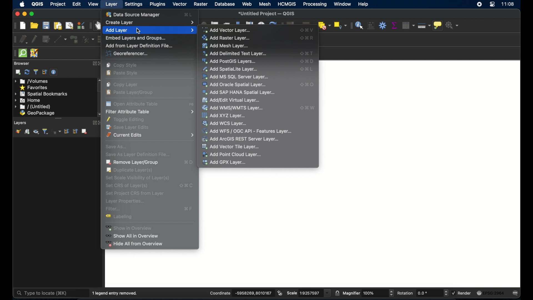 The image size is (533, 300). Describe the element at coordinates (13, 39) in the screenshot. I see `digitizing toolbar` at that location.